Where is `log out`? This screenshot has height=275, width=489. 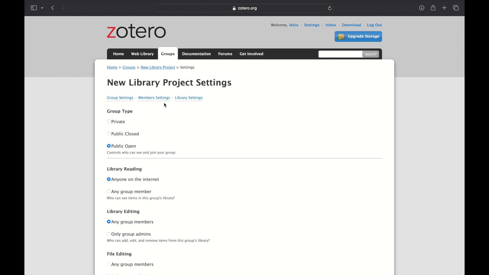 log out is located at coordinates (375, 24).